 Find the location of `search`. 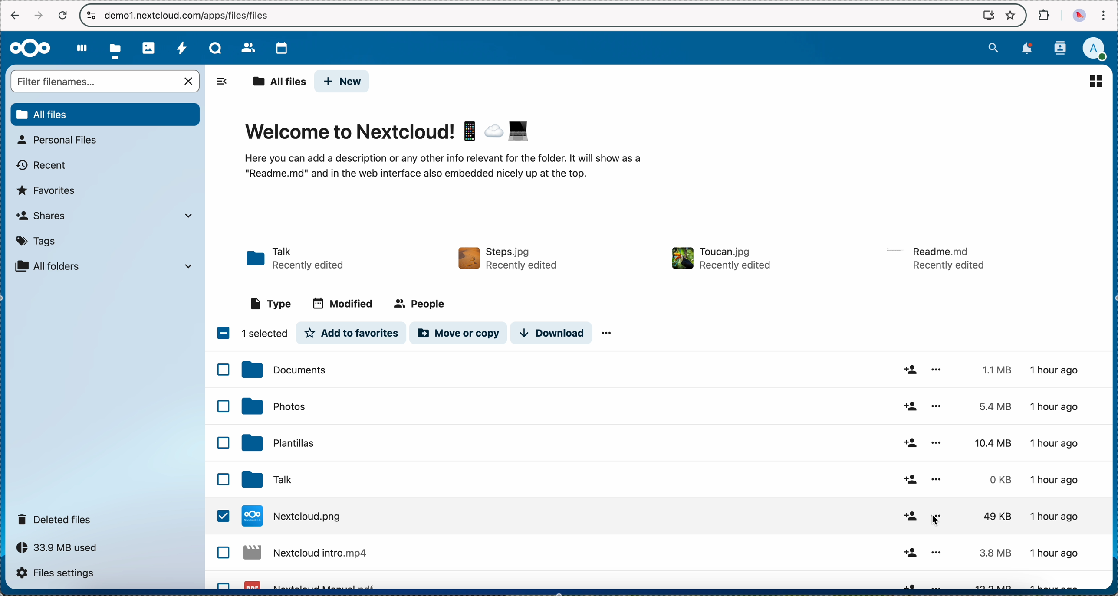

search is located at coordinates (992, 48).